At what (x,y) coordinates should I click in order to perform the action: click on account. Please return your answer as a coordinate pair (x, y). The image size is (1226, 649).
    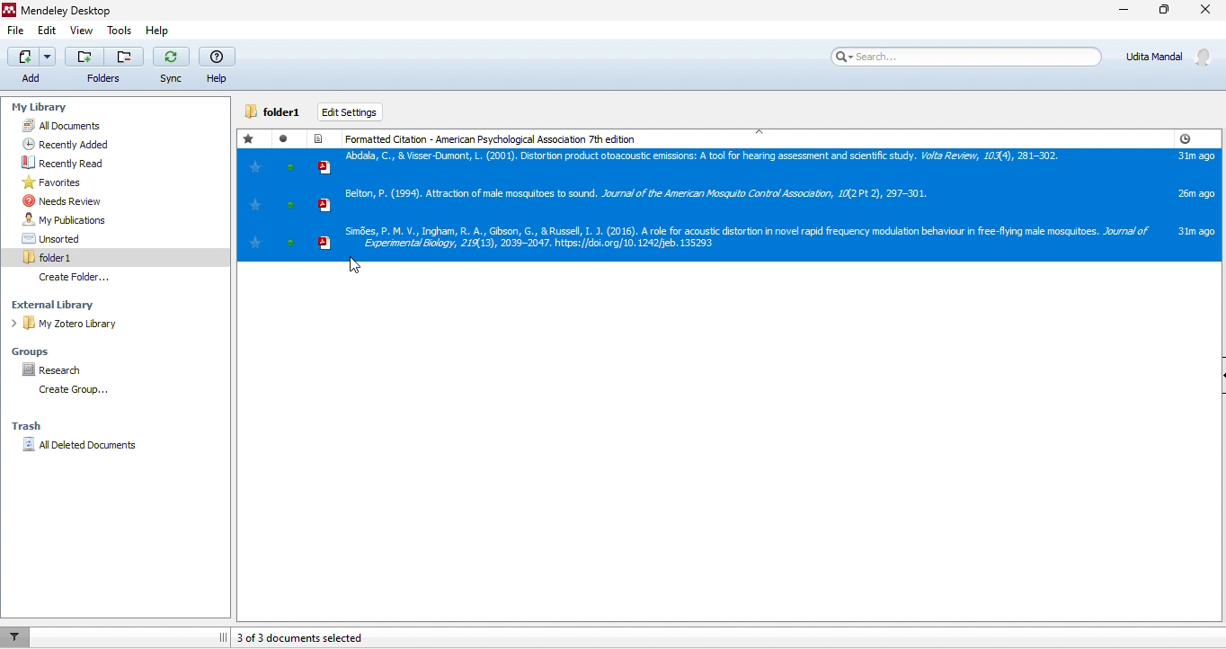
    Looking at the image, I should click on (1171, 57).